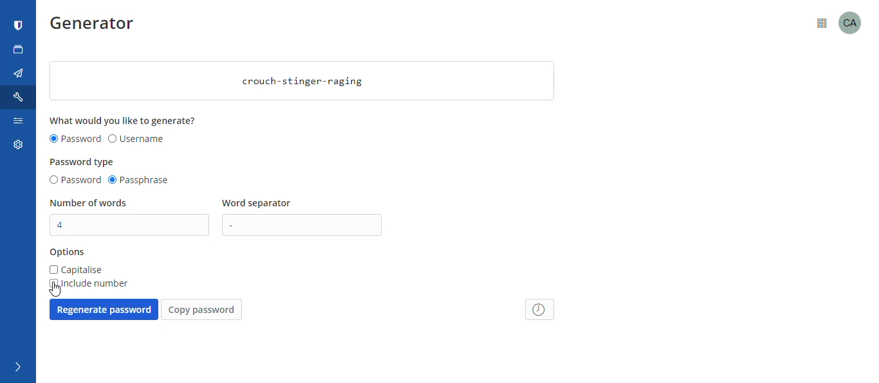  I want to click on copy password, so click(201, 310).